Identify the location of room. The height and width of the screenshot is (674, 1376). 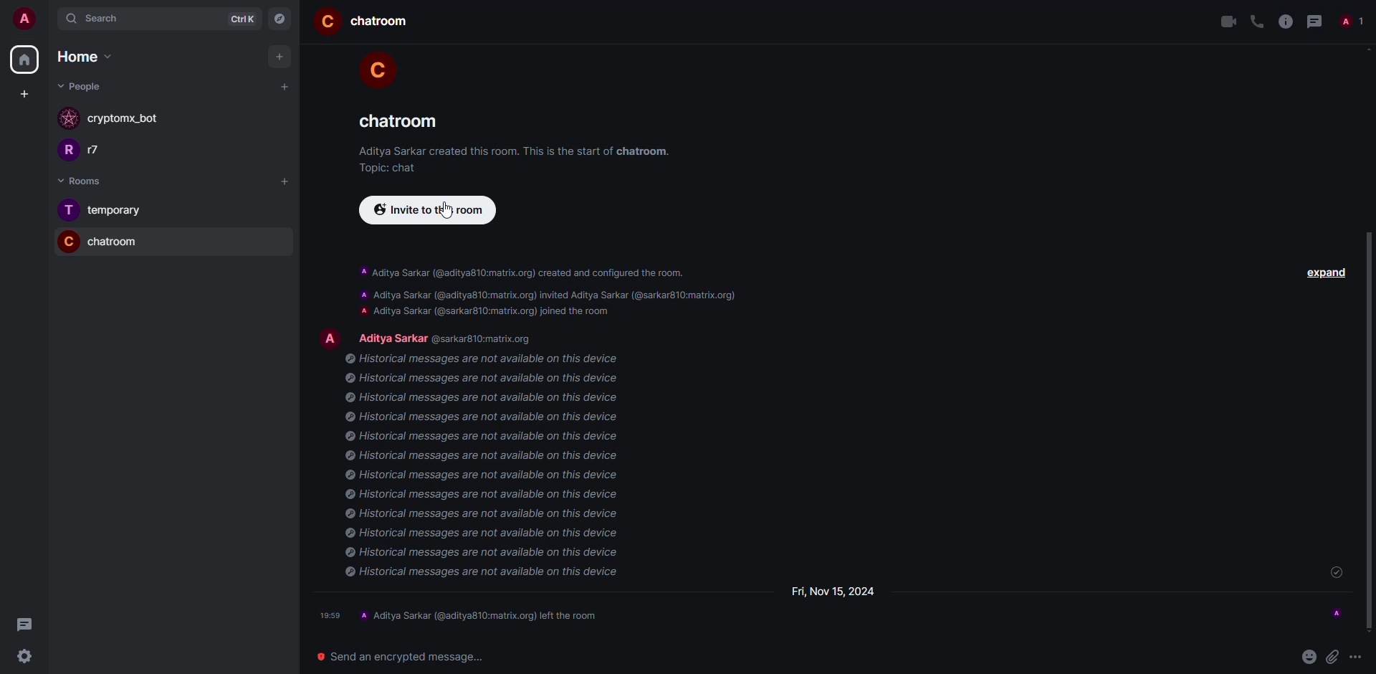
(393, 121).